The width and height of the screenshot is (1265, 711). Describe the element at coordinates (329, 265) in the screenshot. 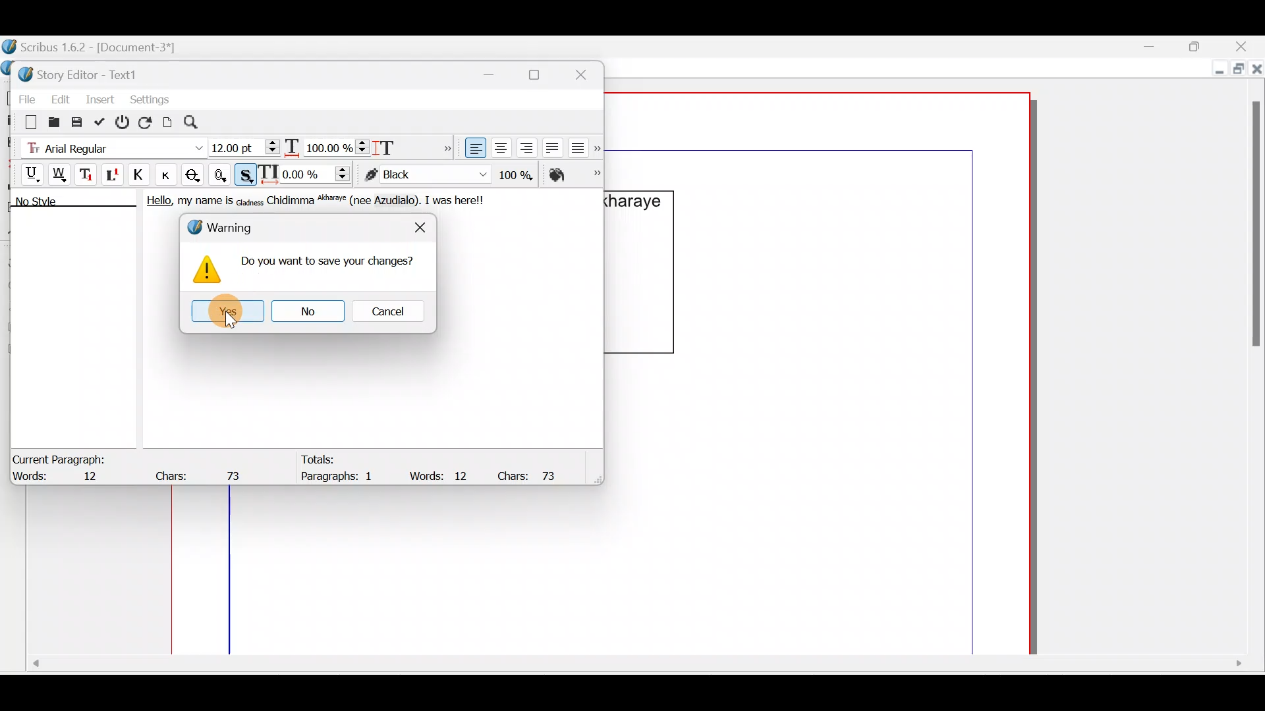

I see `Do you want to save your changes?` at that location.